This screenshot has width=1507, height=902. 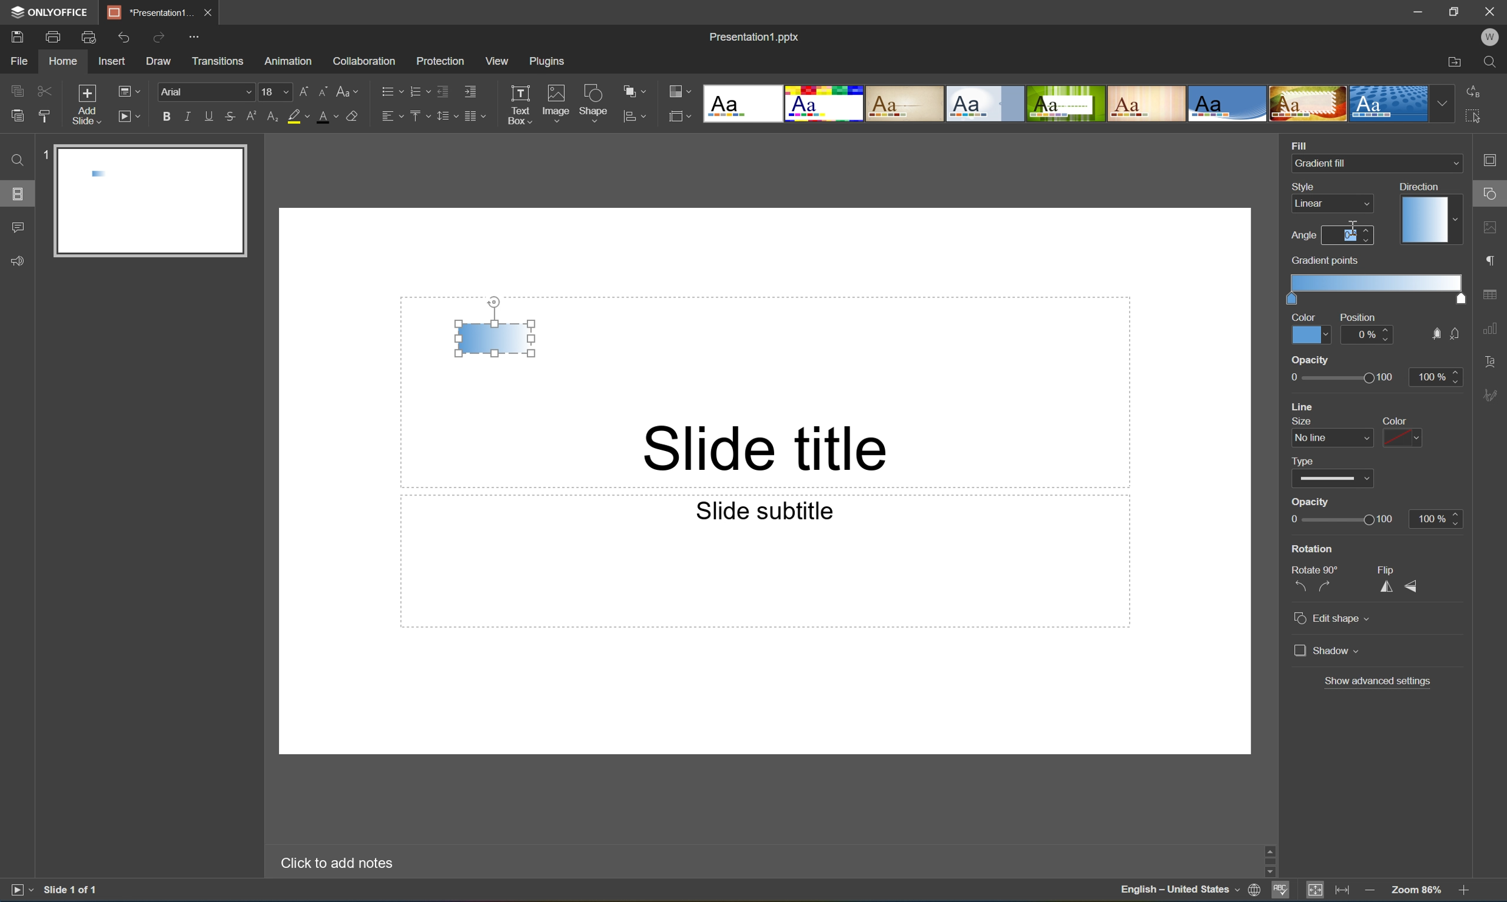 What do you see at coordinates (160, 61) in the screenshot?
I see `Draw` at bounding box center [160, 61].